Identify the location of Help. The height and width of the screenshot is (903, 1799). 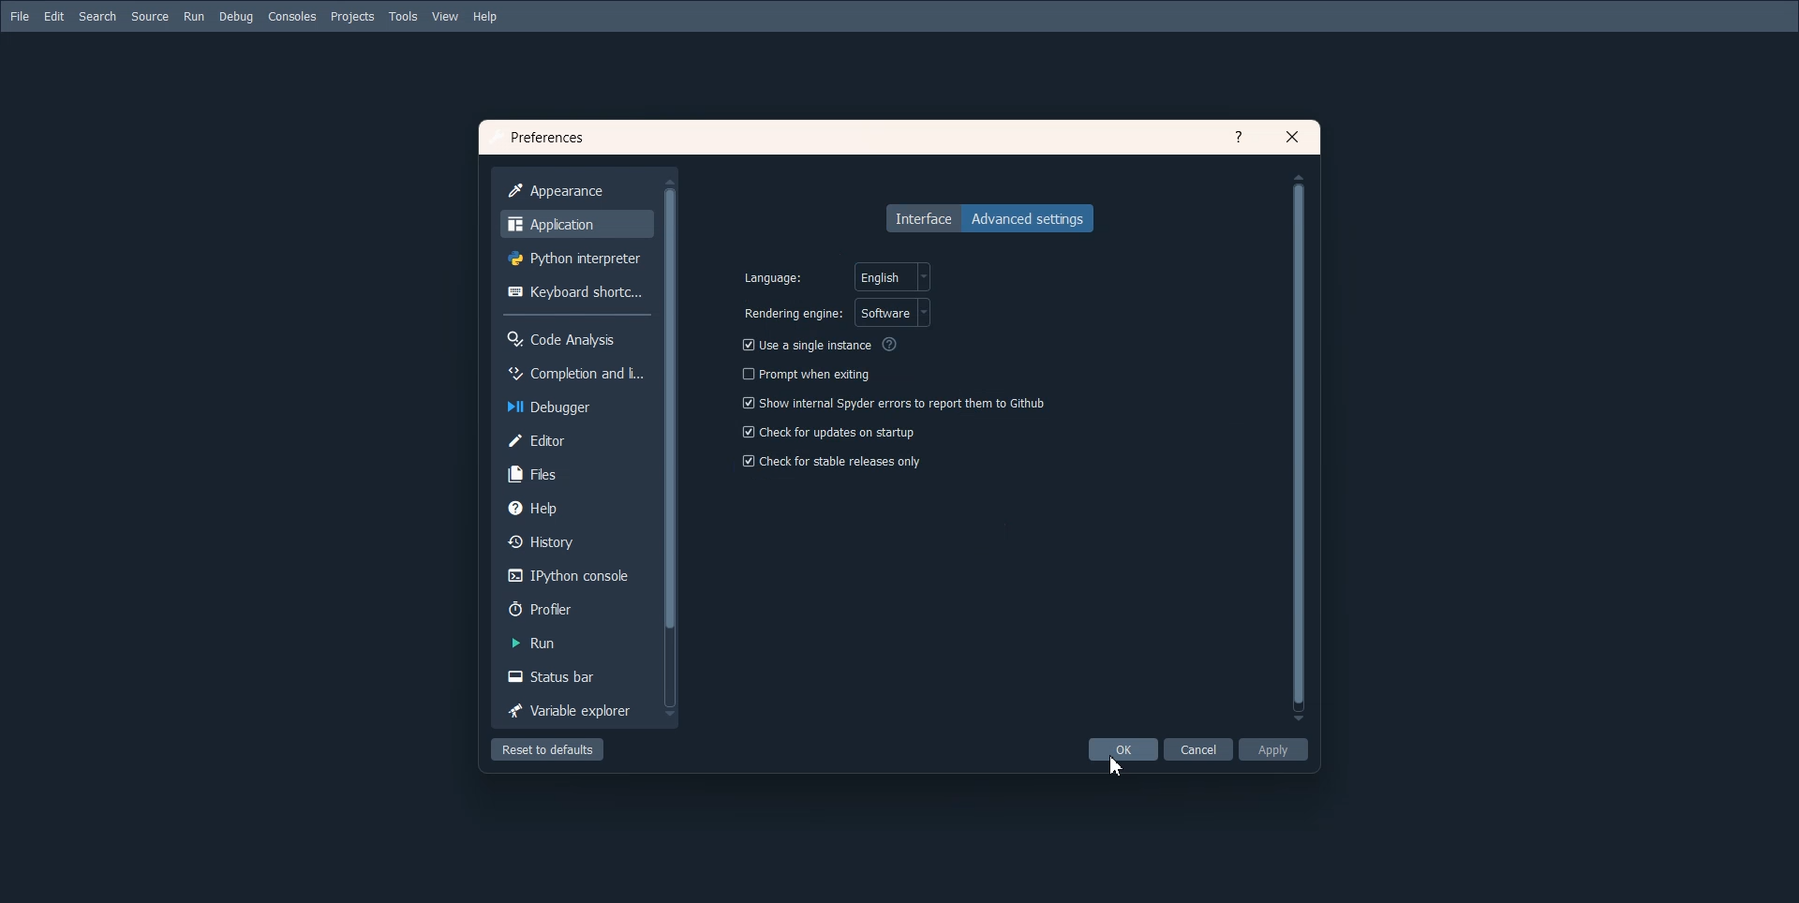
(576, 507).